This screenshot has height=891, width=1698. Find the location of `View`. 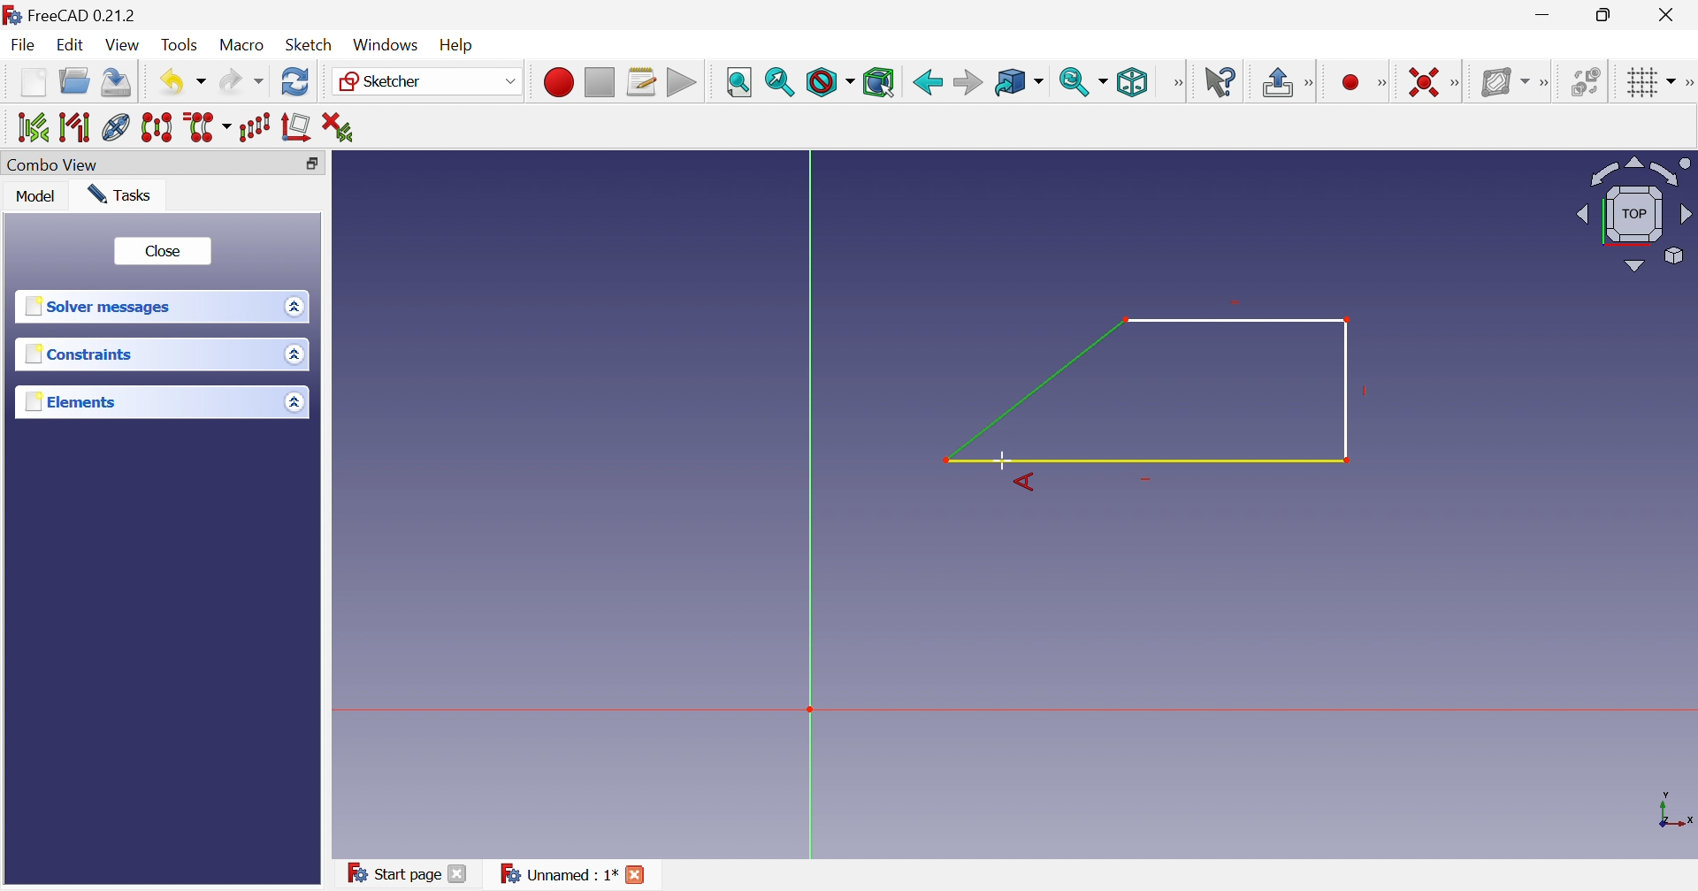

View is located at coordinates (124, 45).